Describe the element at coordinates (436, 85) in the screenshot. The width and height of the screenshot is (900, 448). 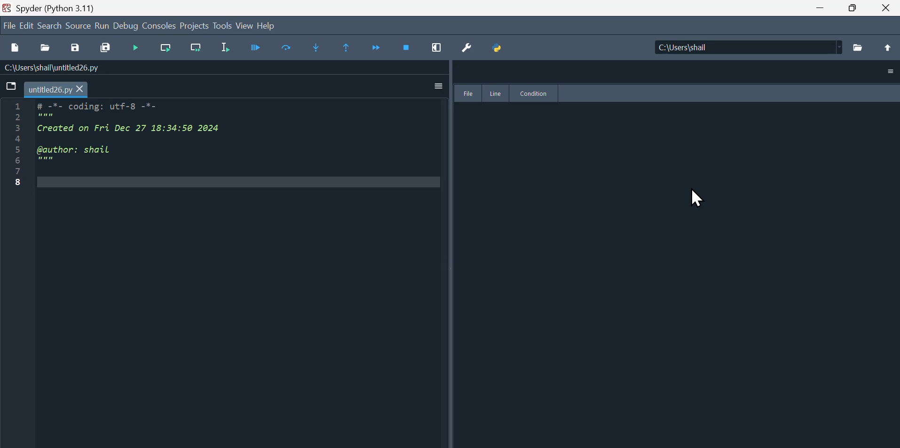
I see `More Option` at that location.